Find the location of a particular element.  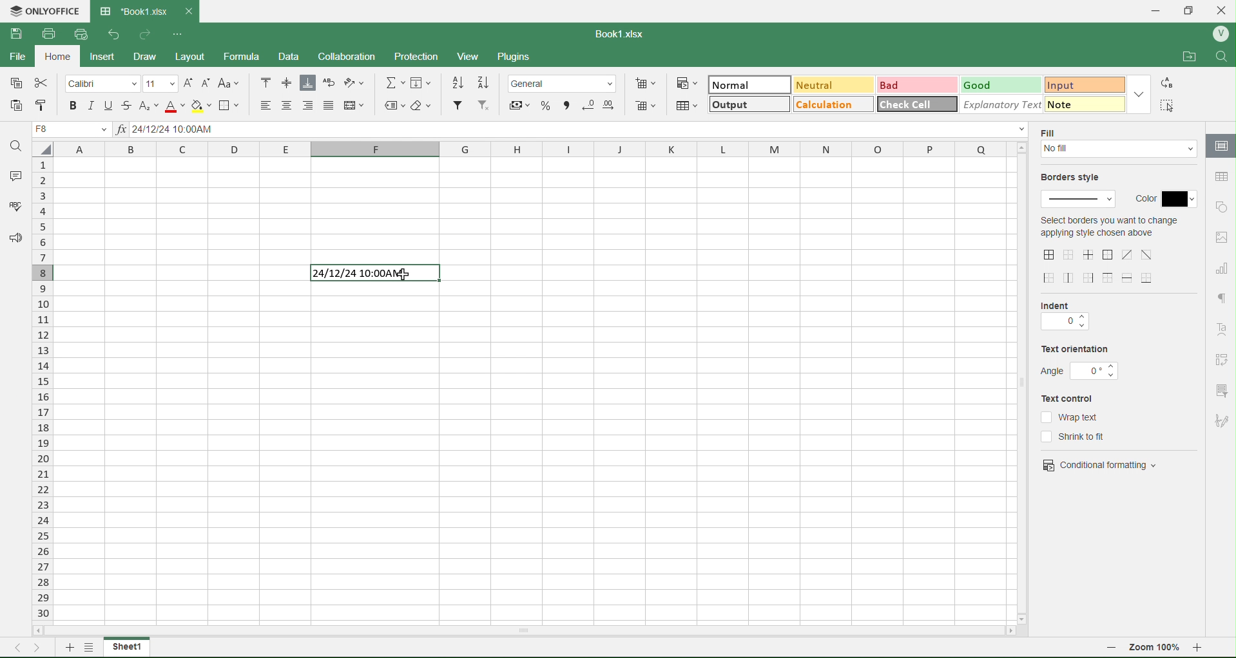

Subscript/Superscript is located at coordinates (148, 106).